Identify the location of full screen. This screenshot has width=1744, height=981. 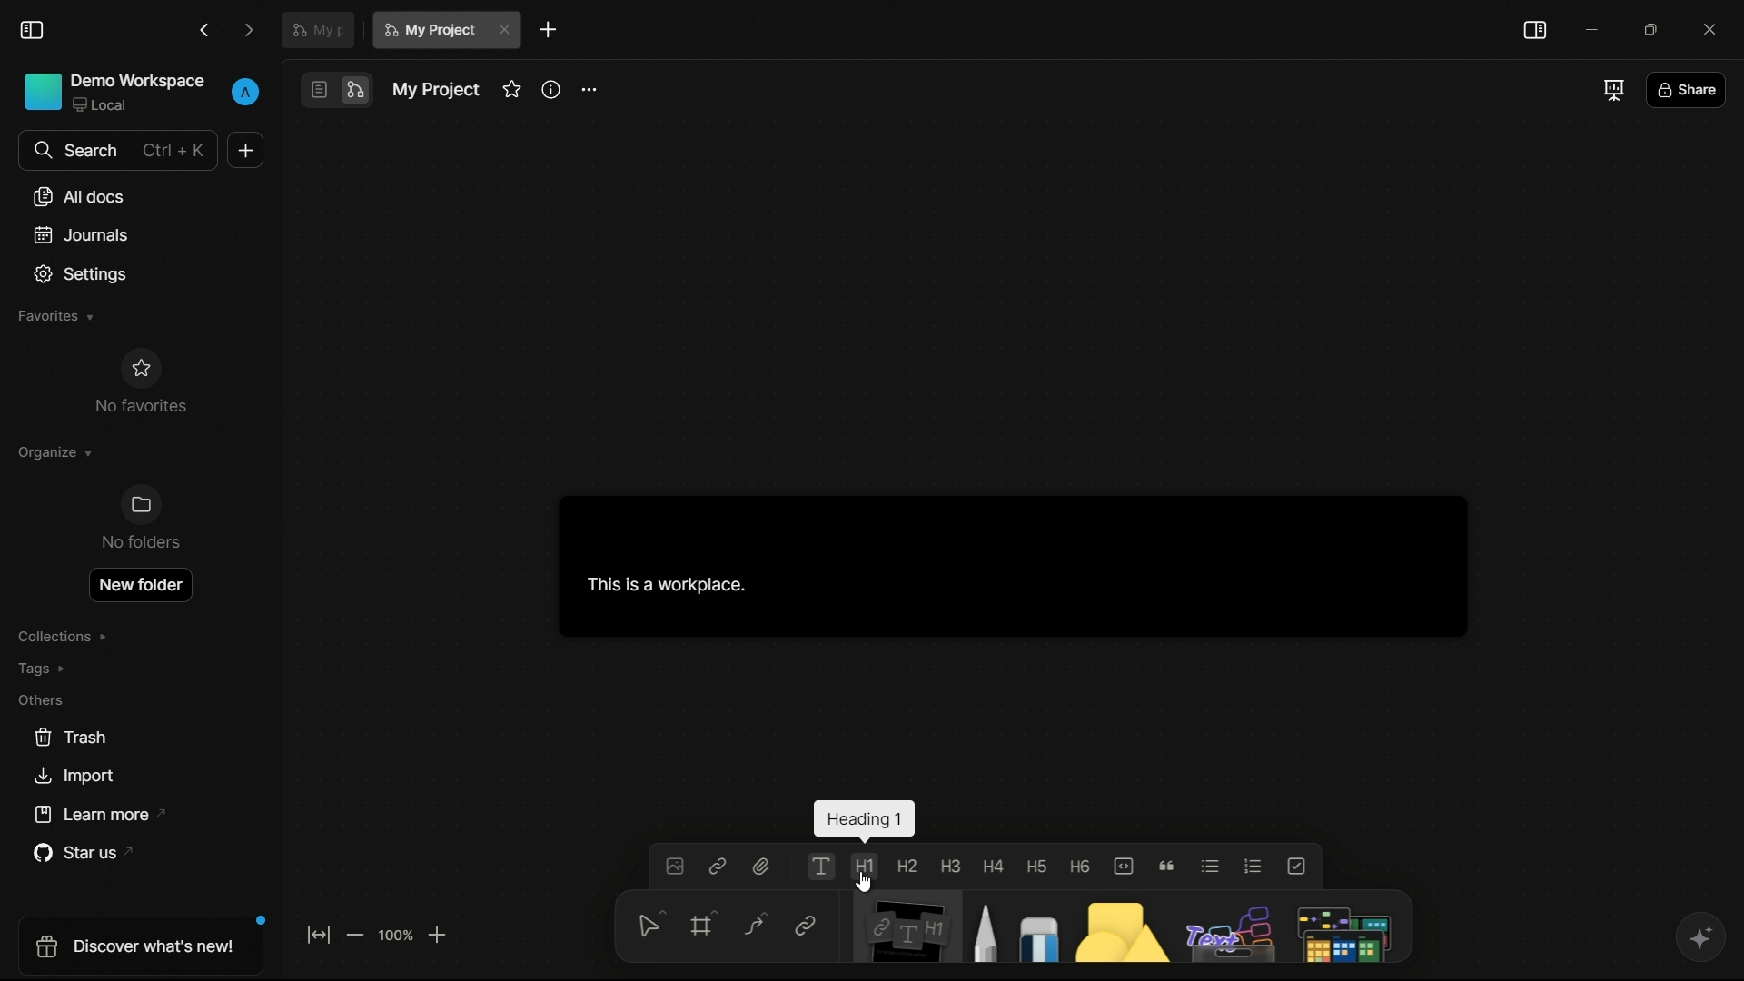
(1611, 91).